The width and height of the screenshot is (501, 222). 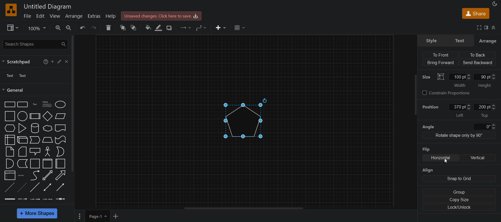 What do you see at coordinates (60, 164) in the screenshot?
I see `Horizontal container` at bounding box center [60, 164].